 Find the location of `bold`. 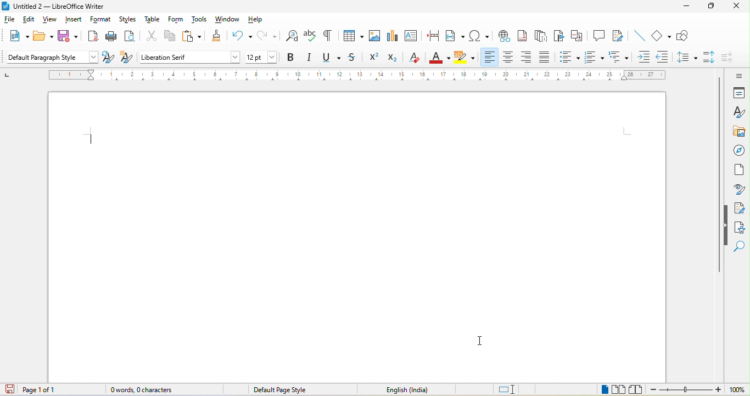

bold is located at coordinates (292, 59).